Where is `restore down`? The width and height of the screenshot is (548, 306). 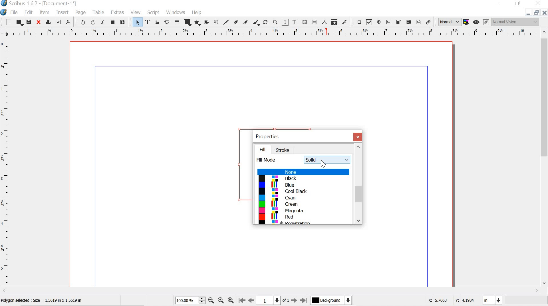
restore down is located at coordinates (536, 13).